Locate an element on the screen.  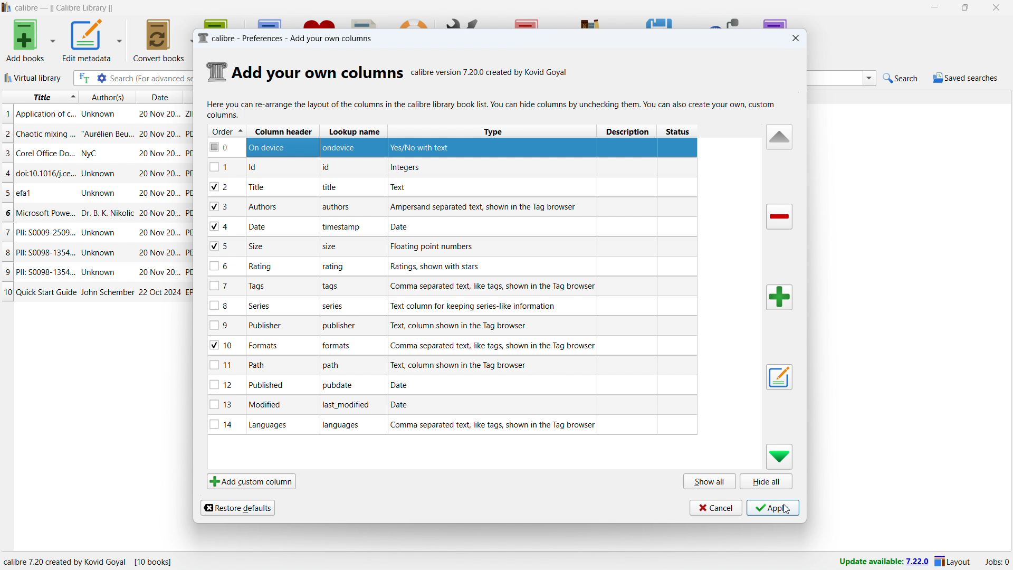
formats. is located at coordinates (338, 347).